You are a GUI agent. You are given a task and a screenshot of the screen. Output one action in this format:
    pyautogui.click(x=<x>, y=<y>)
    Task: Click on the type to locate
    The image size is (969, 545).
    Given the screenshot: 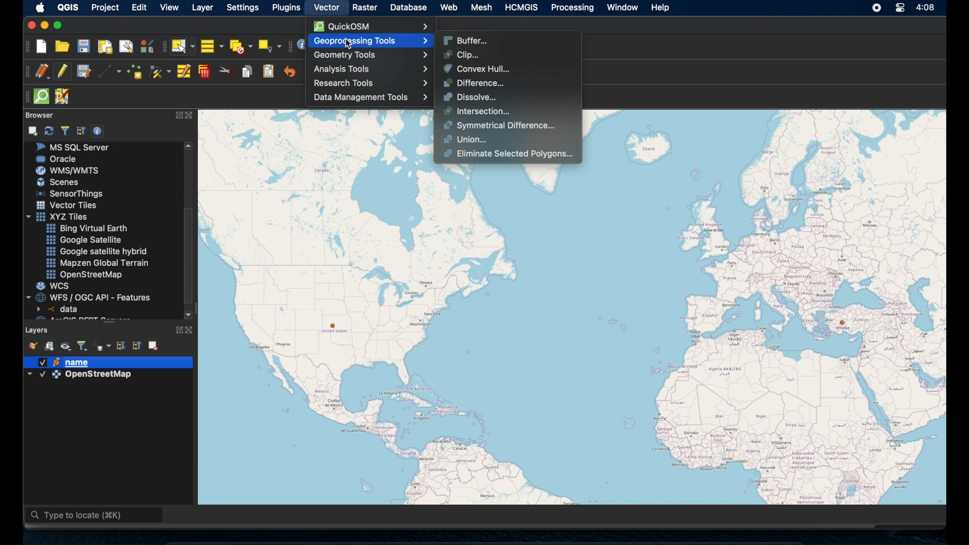 What is the action you would take?
    pyautogui.click(x=95, y=516)
    